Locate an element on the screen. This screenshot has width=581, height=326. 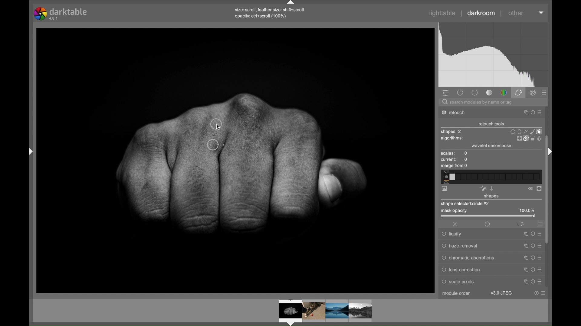
other is located at coordinates (516, 13).